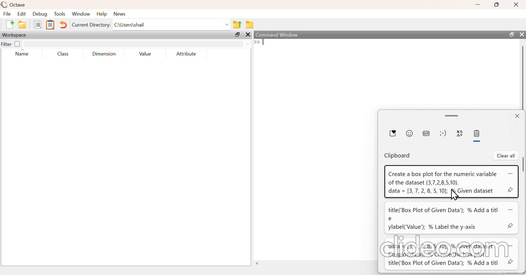 This screenshot has width=526, height=275. Describe the element at coordinates (477, 135) in the screenshot. I see `clipboard history` at that location.